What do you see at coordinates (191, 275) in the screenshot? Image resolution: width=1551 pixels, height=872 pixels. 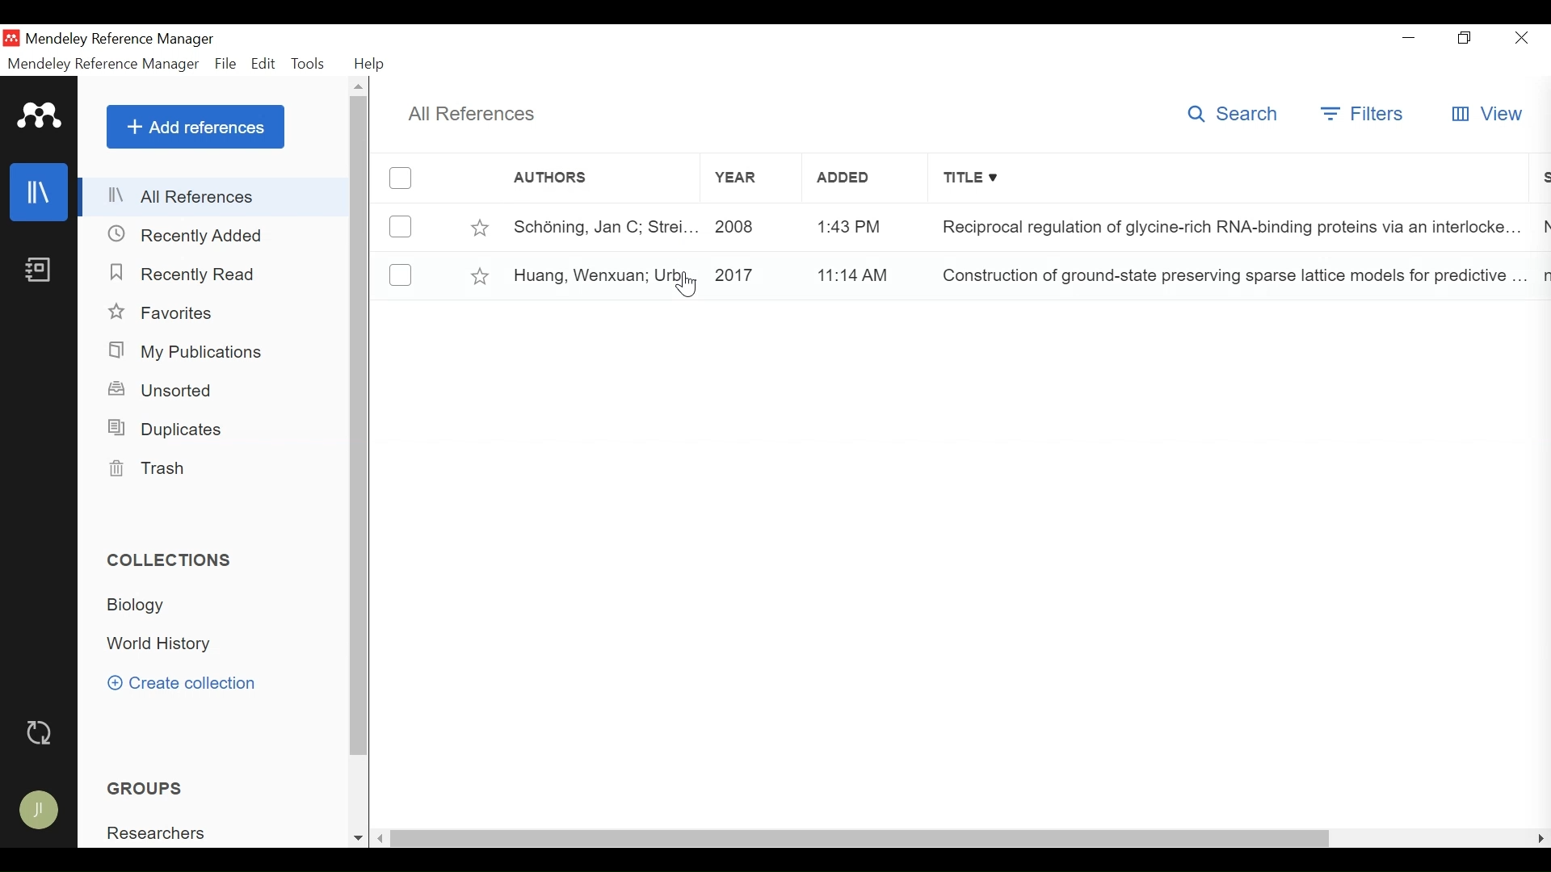 I see `Recently Read` at bounding box center [191, 275].